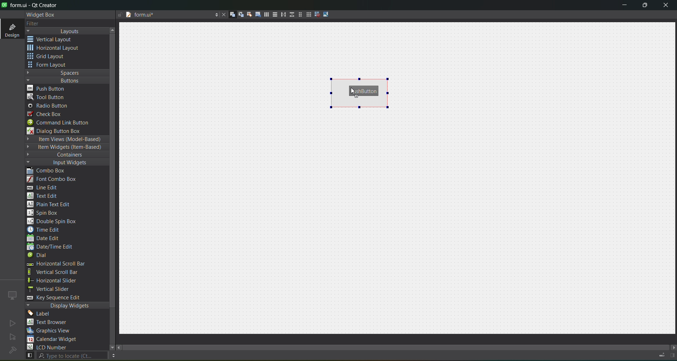 The width and height of the screenshot is (677, 361). I want to click on layouts, so click(67, 31).